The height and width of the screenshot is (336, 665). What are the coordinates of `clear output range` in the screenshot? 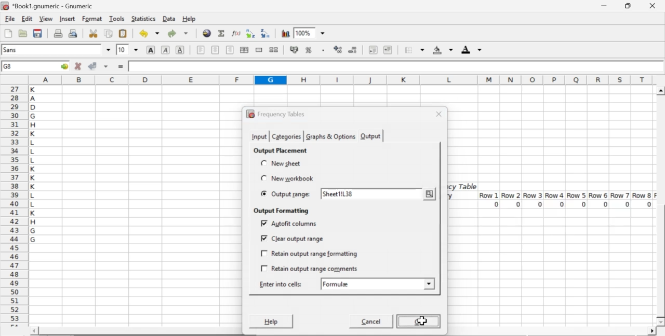 It's located at (292, 239).